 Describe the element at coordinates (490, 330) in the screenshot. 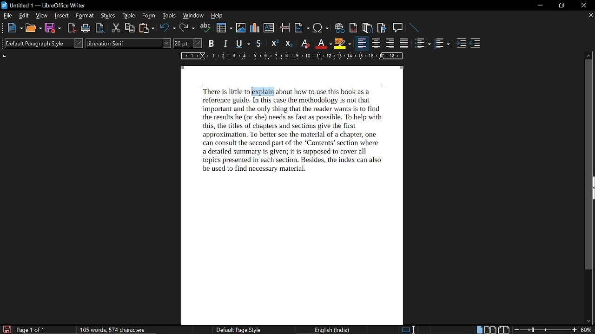

I see `multiple page view` at that location.